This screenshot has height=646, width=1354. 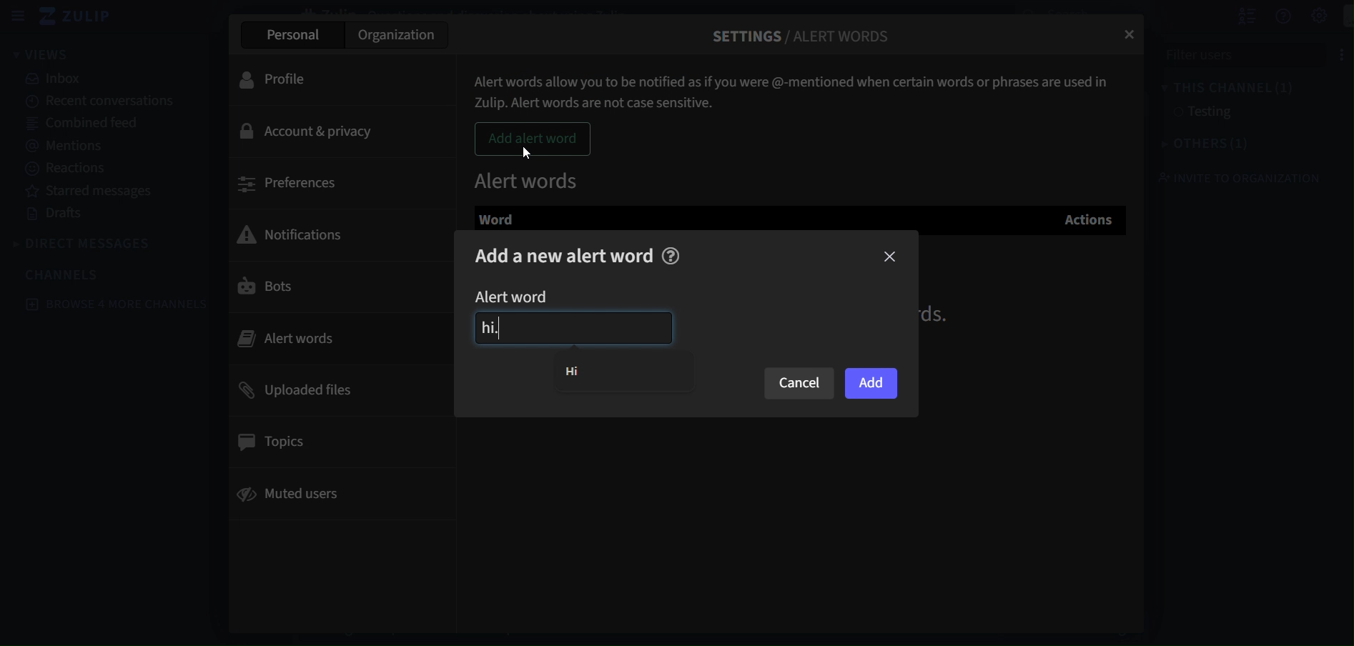 What do you see at coordinates (943, 314) in the screenshot?
I see `ds` at bounding box center [943, 314].